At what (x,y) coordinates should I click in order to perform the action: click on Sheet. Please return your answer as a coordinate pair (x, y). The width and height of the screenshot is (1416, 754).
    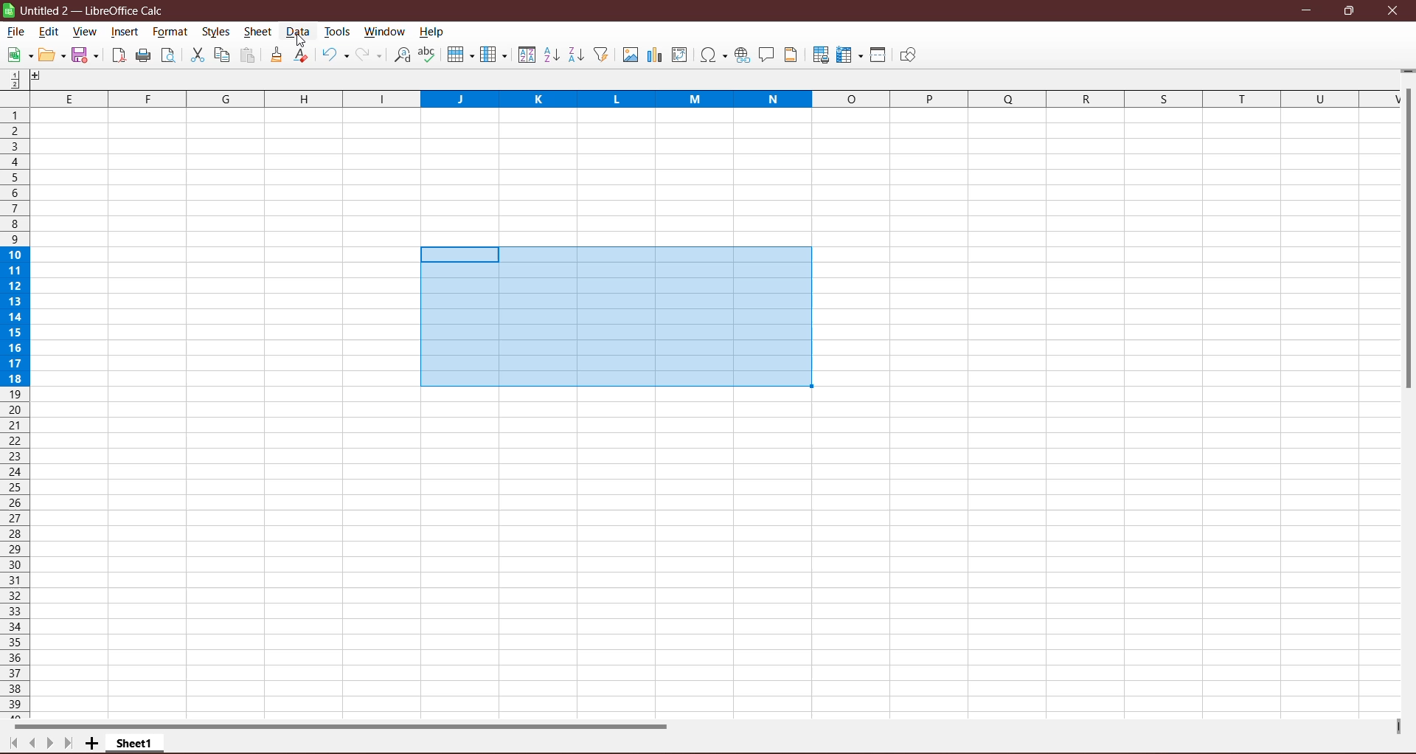
    Looking at the image, I should click on (259, 33).